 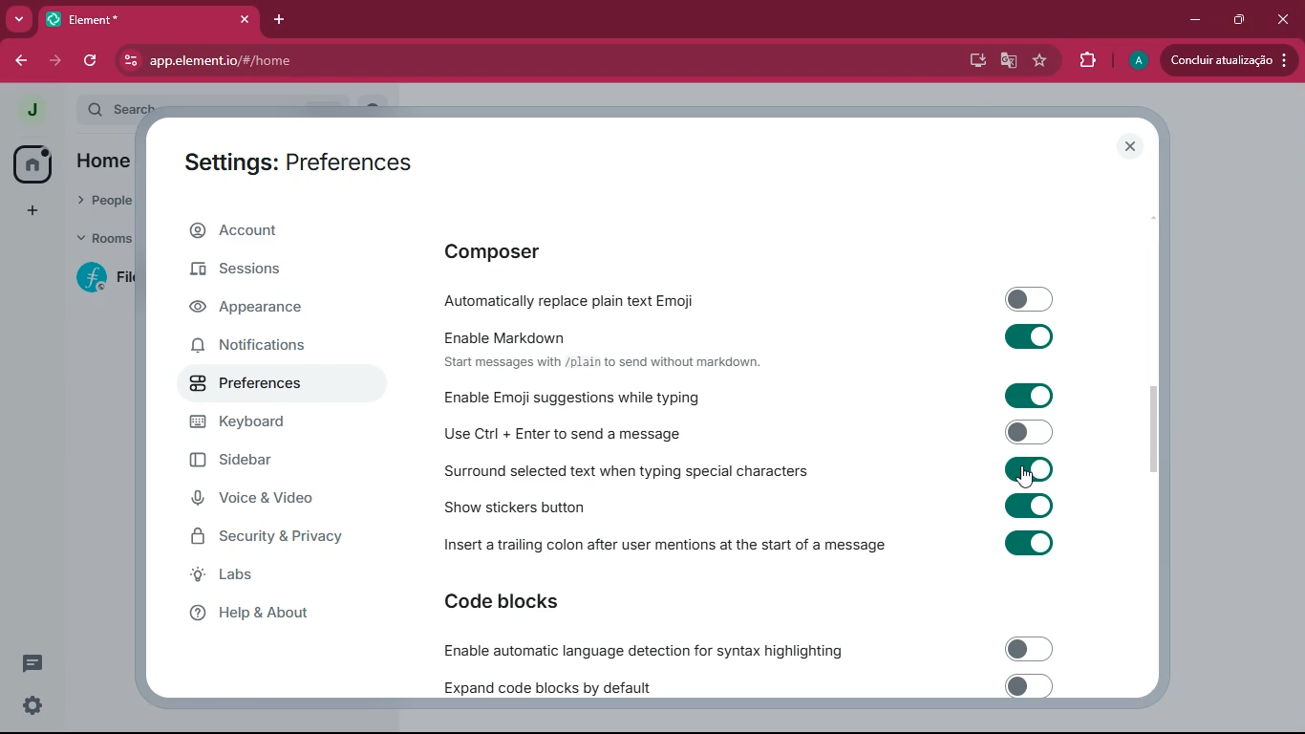 What do you see at coordinates (970, 59) in the screenshot?
I see `desktop` at bounding box center [970, 59].